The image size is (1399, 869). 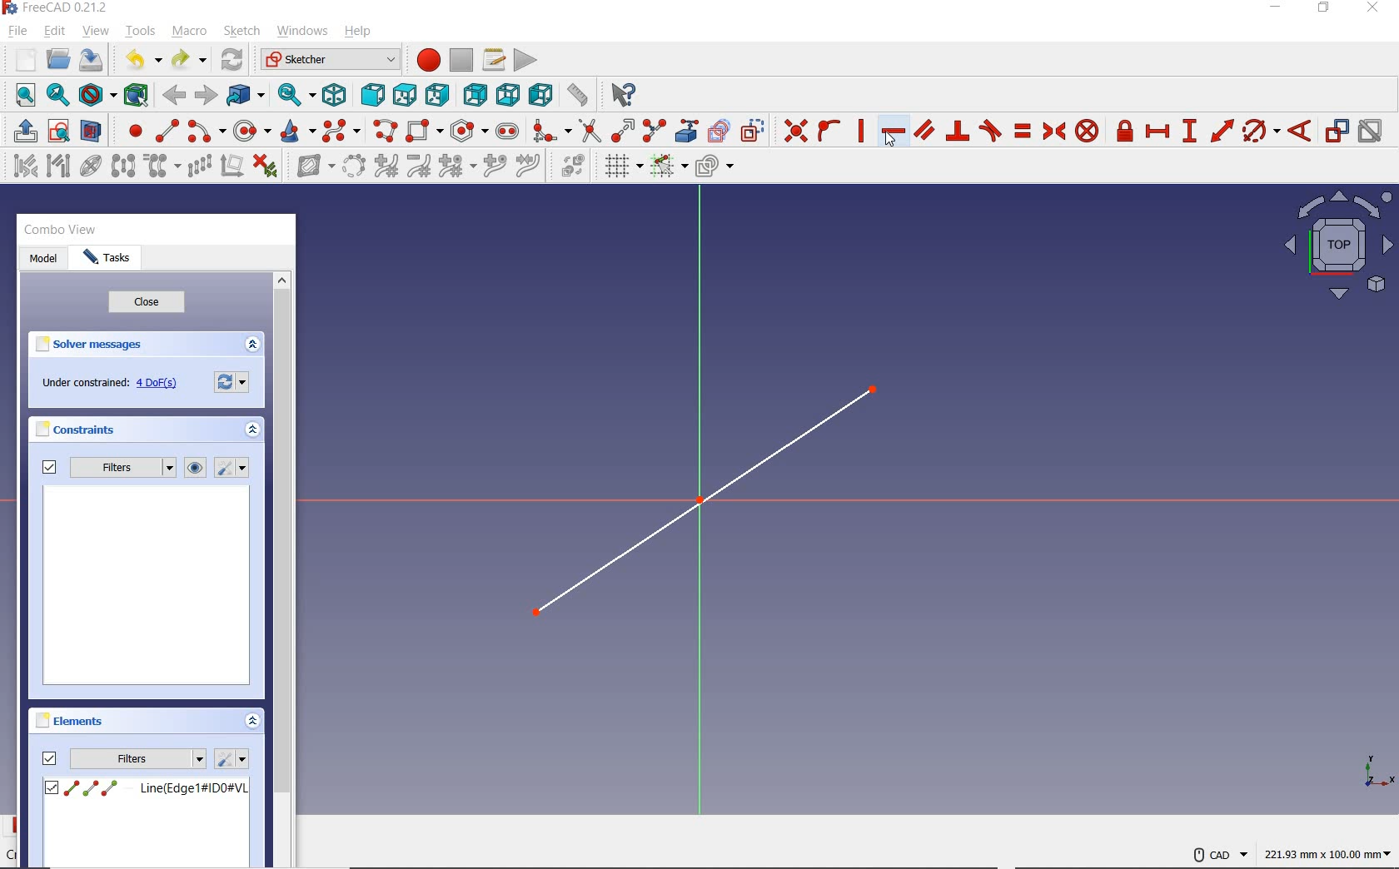 I want to click on SETTINGS, so click(x=232, y=758).